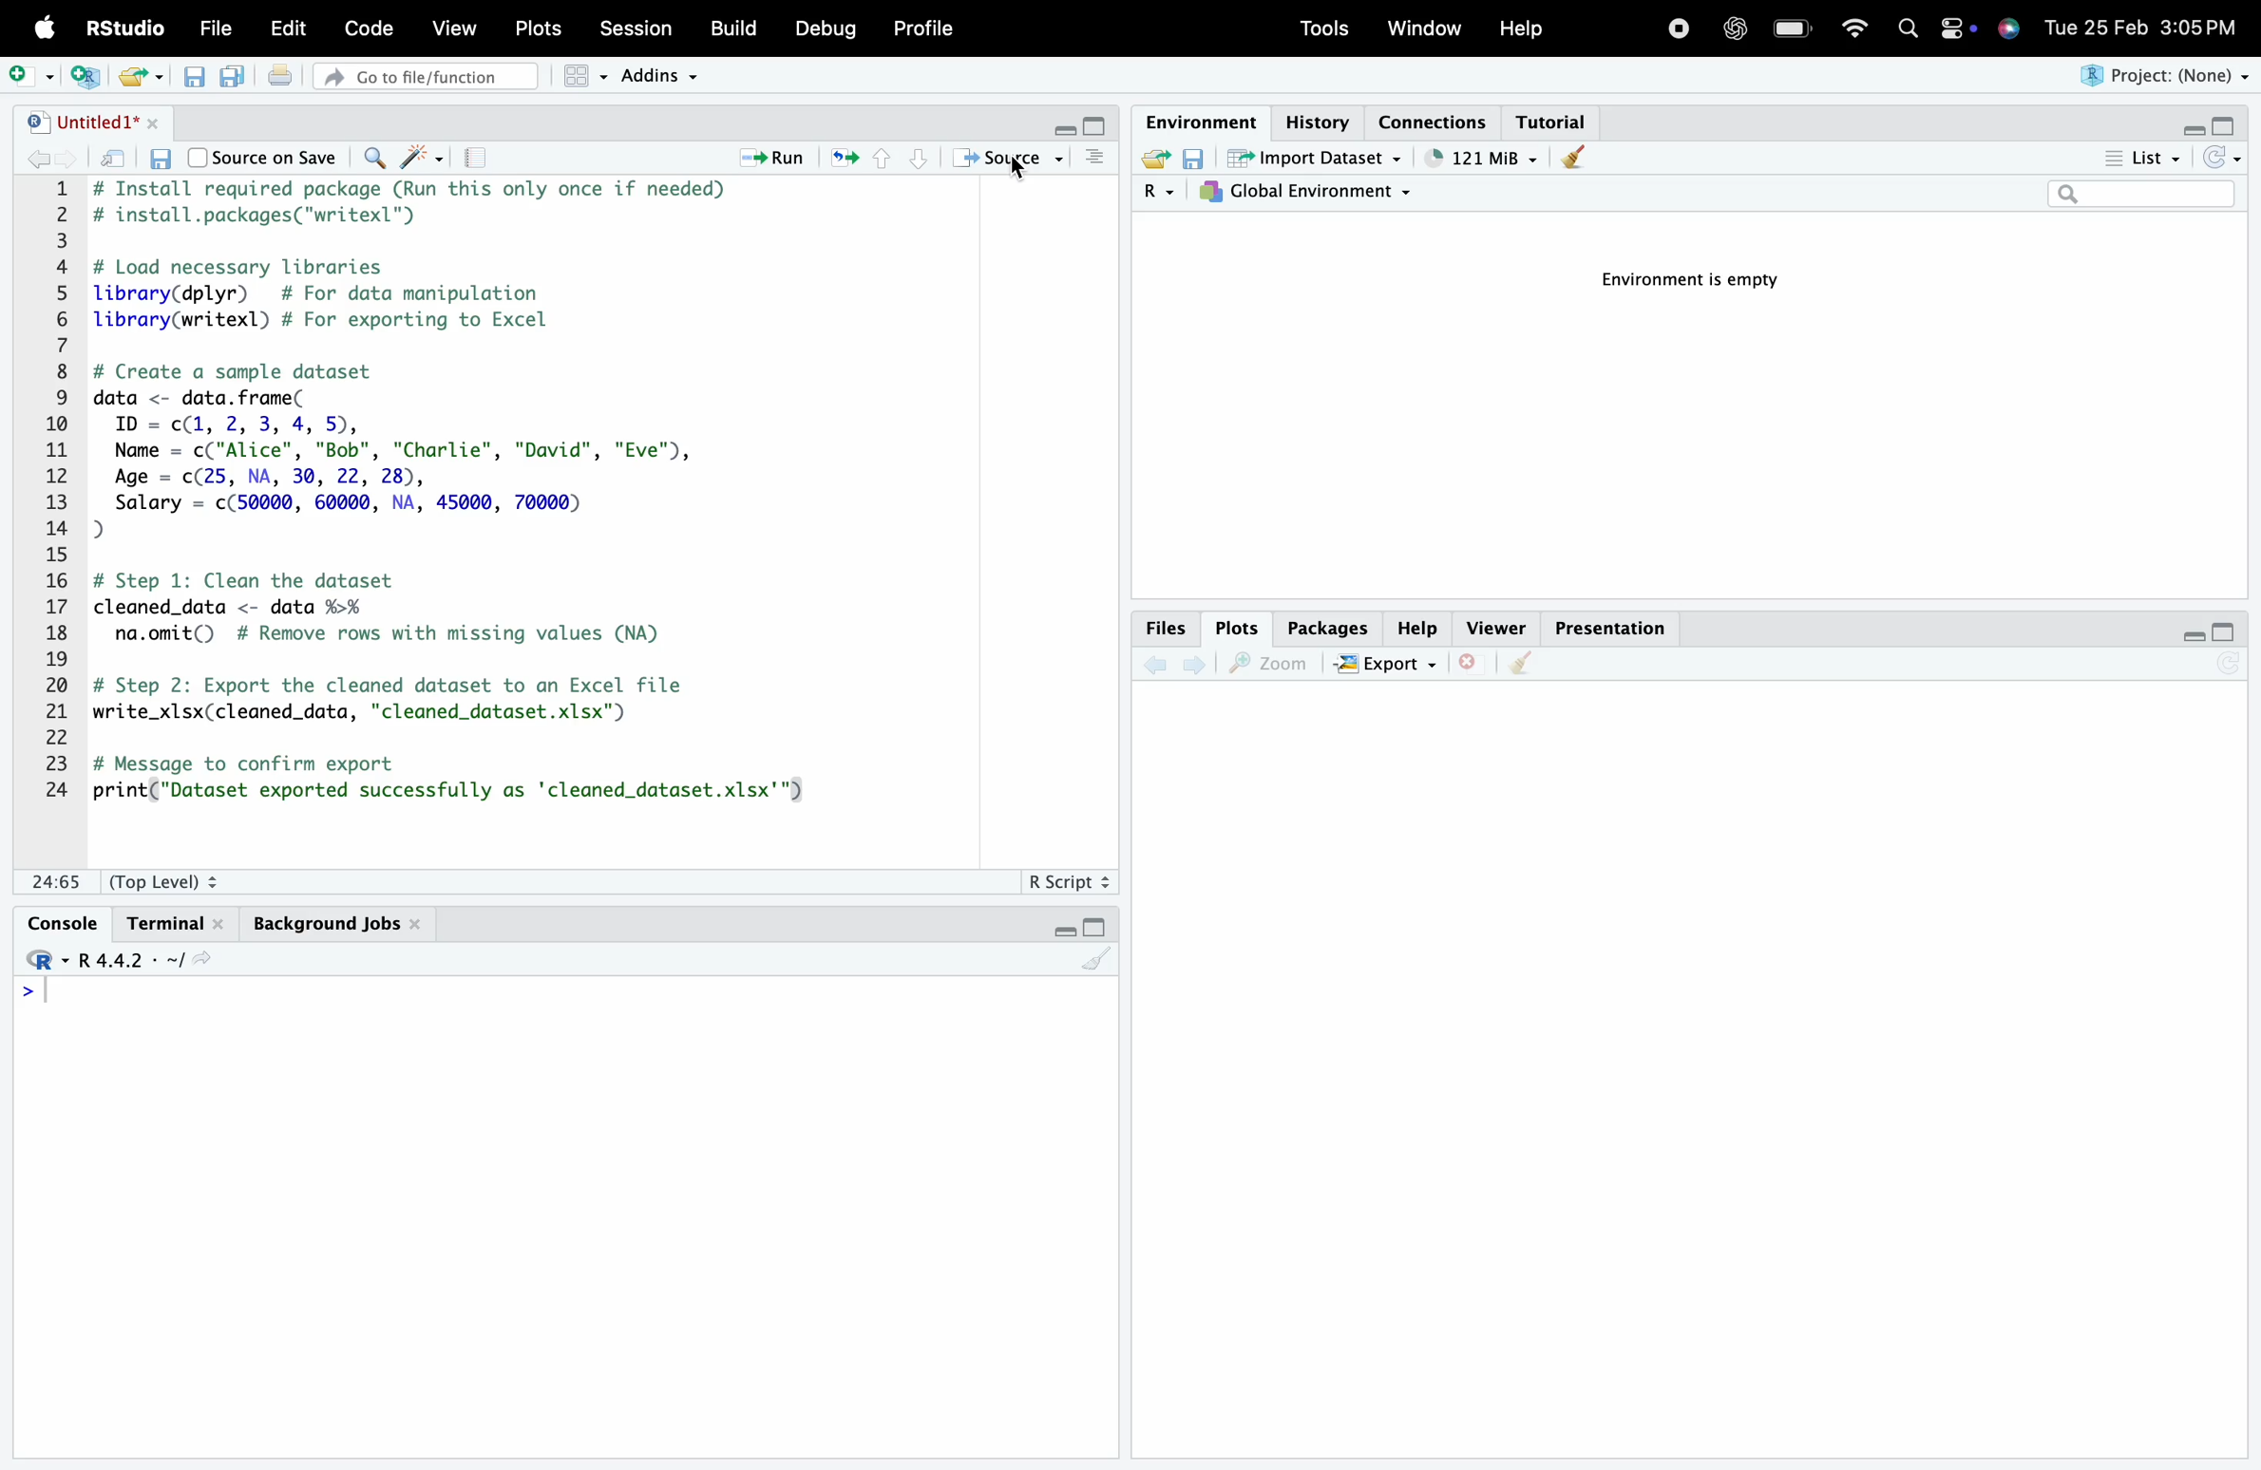 This screenshot has height=1470, width=2261. What do you see at coordinates (660, 73) in the screenshot?
I see `Addins` at bounding box center [660, 73].